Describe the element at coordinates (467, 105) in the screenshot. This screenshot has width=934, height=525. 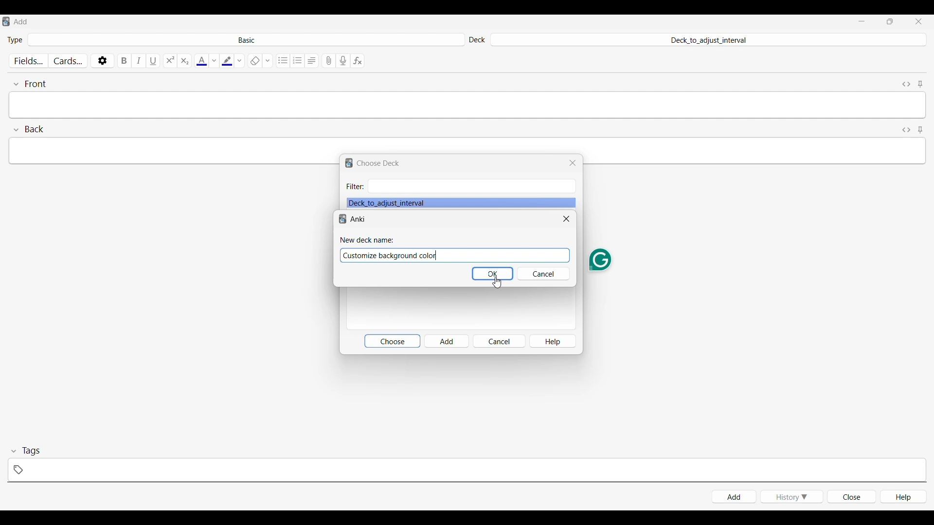
I see `Type in text` at that location.